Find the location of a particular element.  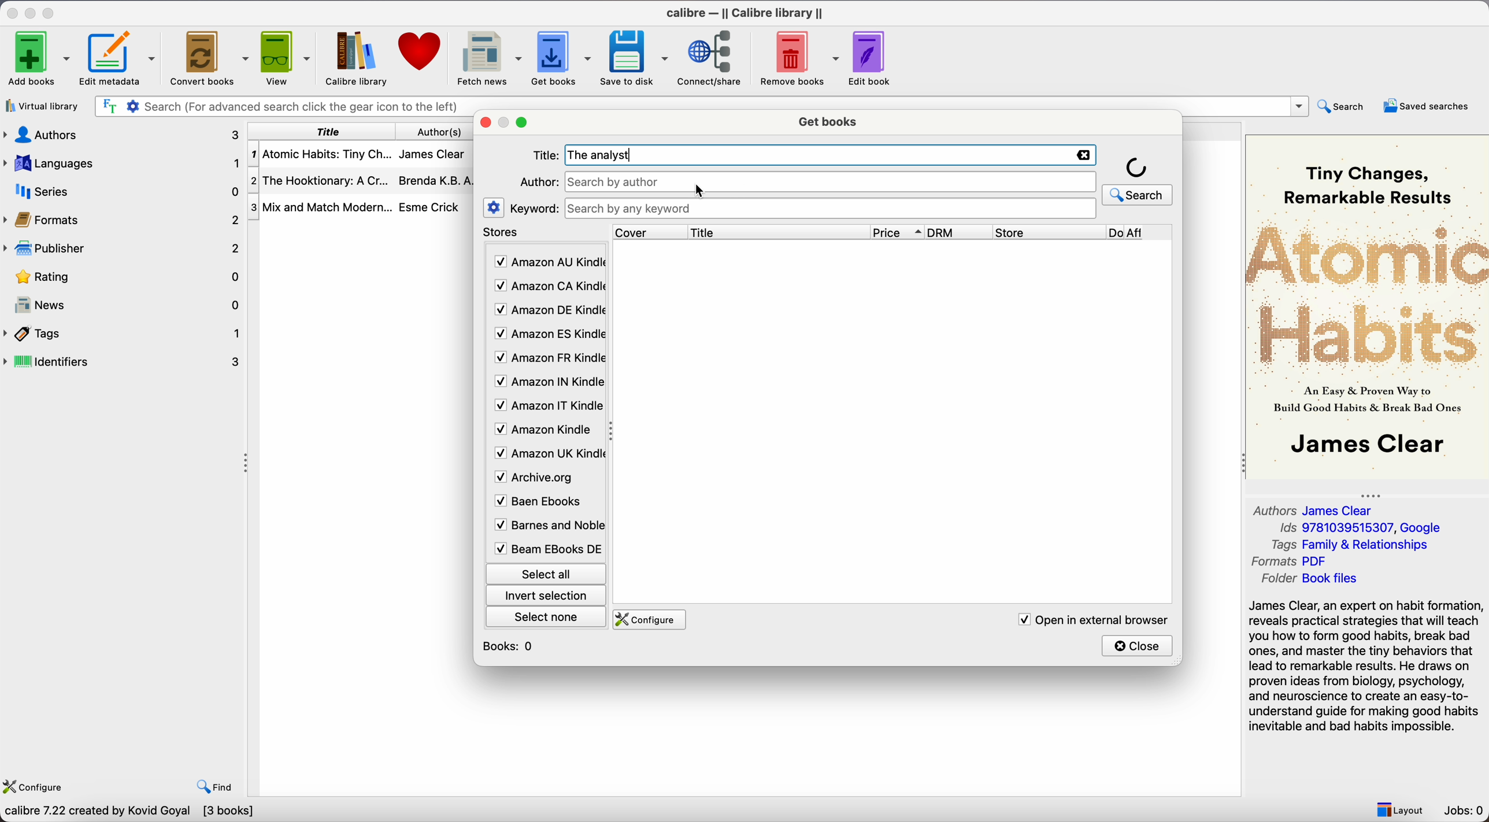

Authors James Clear is located at coordinates (1315, 509).